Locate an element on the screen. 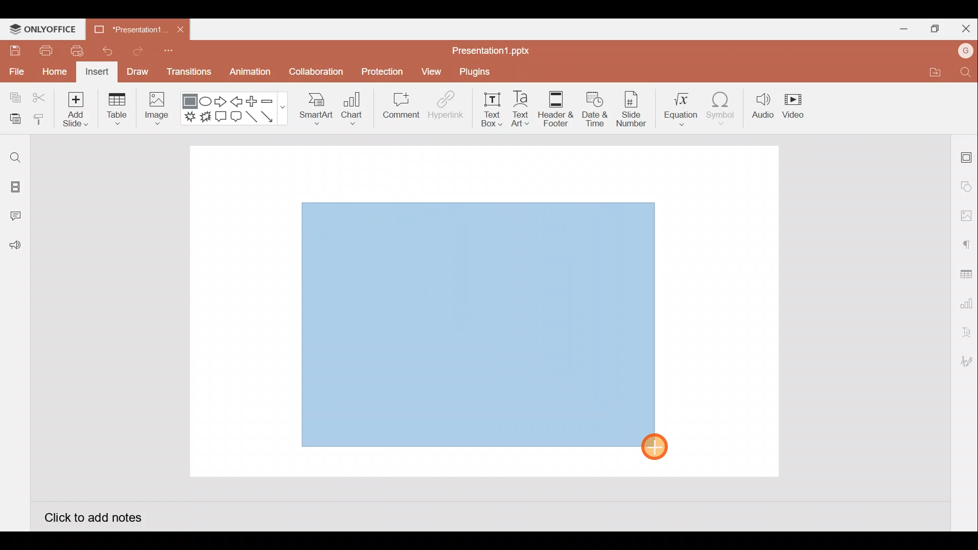 This screenshot has width=978, height=550. Copy is located at coordinates (13, 98).